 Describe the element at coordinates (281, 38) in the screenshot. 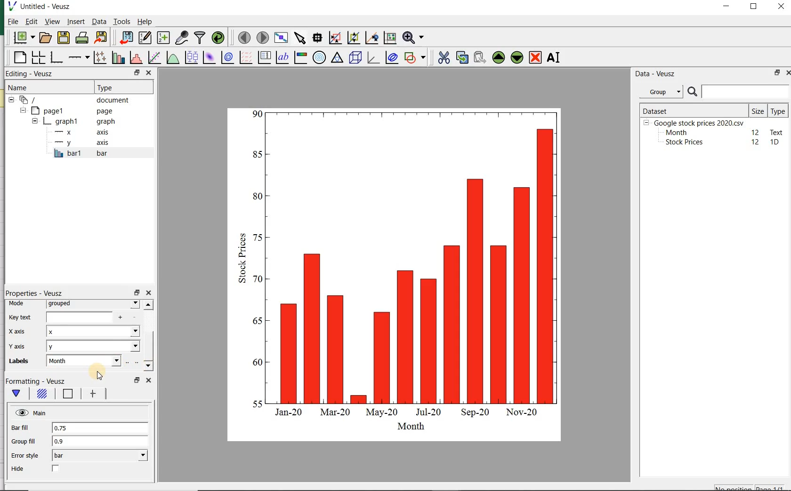

I see `view plot full screen` at that location.